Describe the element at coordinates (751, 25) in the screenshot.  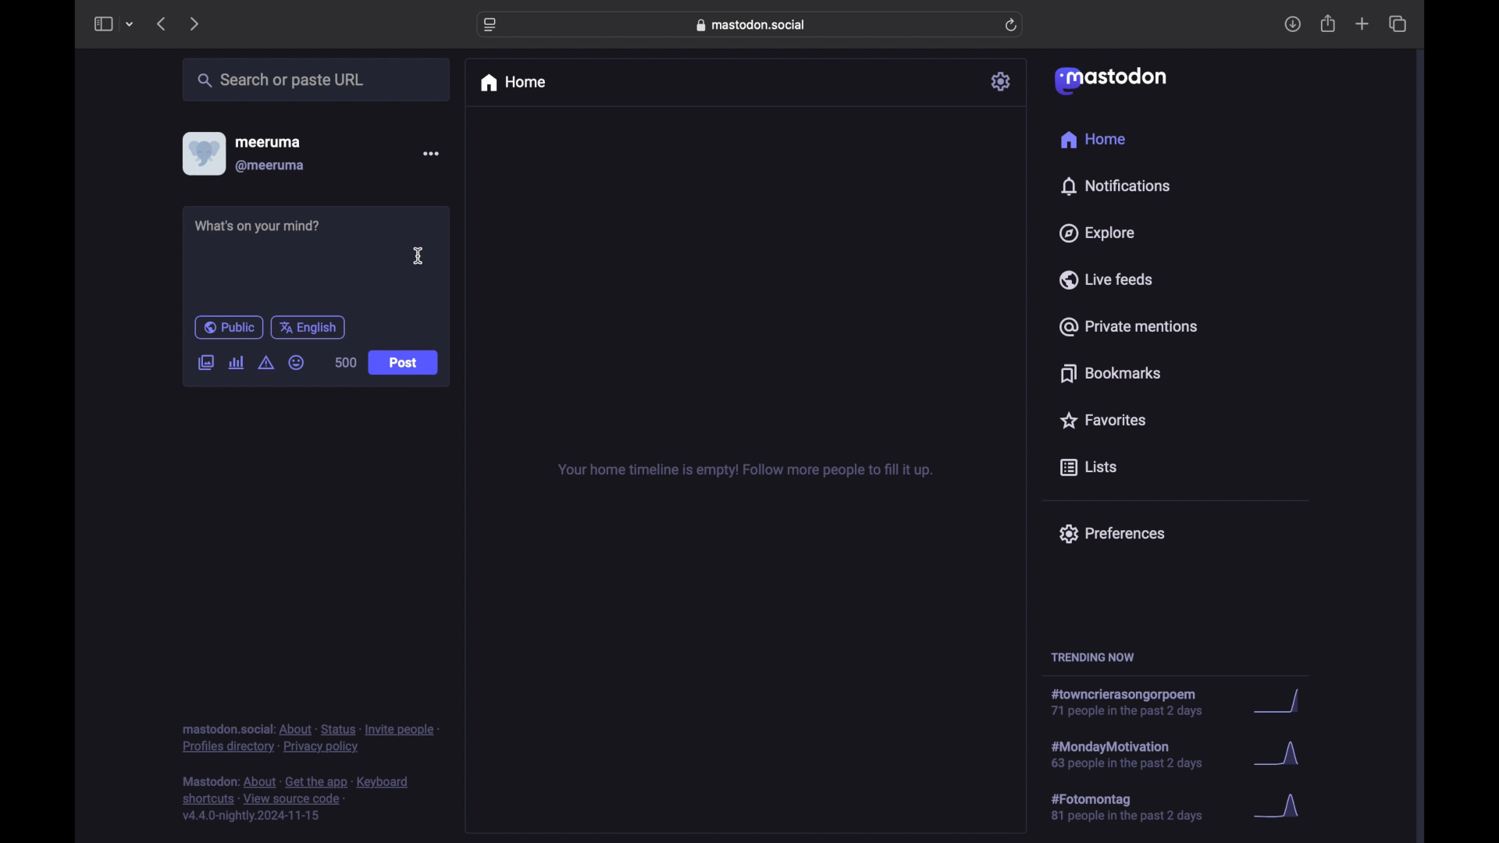
I see `web address` at that location.